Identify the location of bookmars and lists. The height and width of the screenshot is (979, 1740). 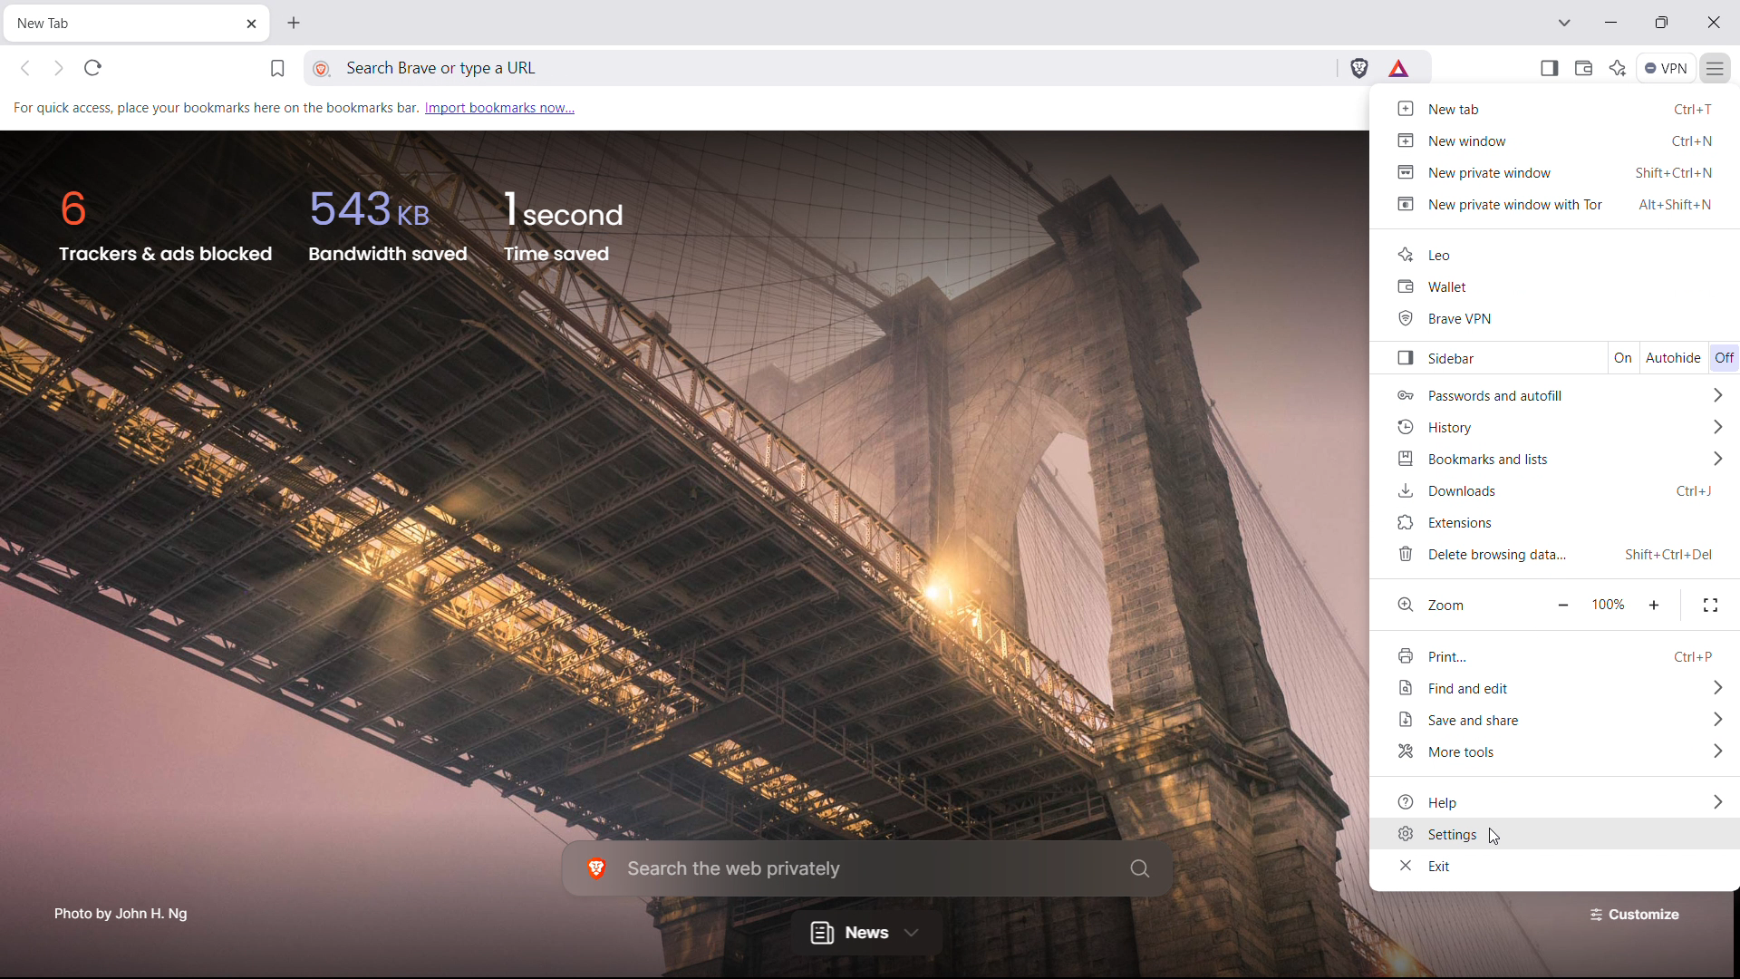
(1554, 459).